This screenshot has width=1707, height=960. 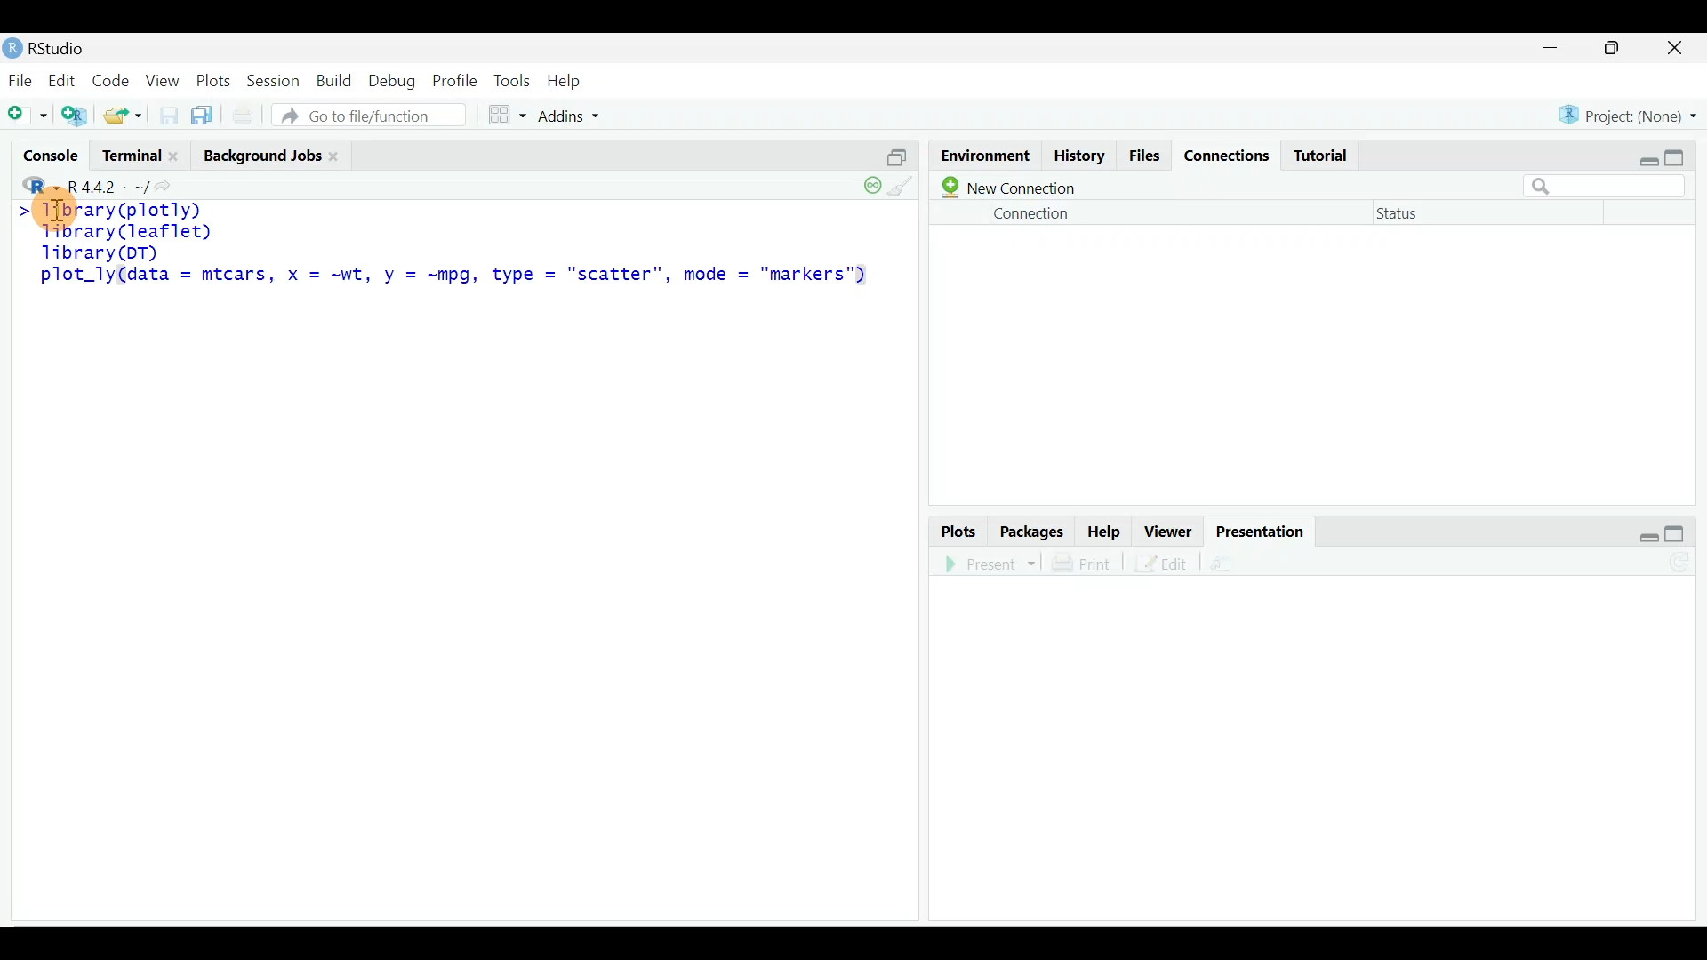 I want to click on R 4.4.2, so click(x=108, y=187).